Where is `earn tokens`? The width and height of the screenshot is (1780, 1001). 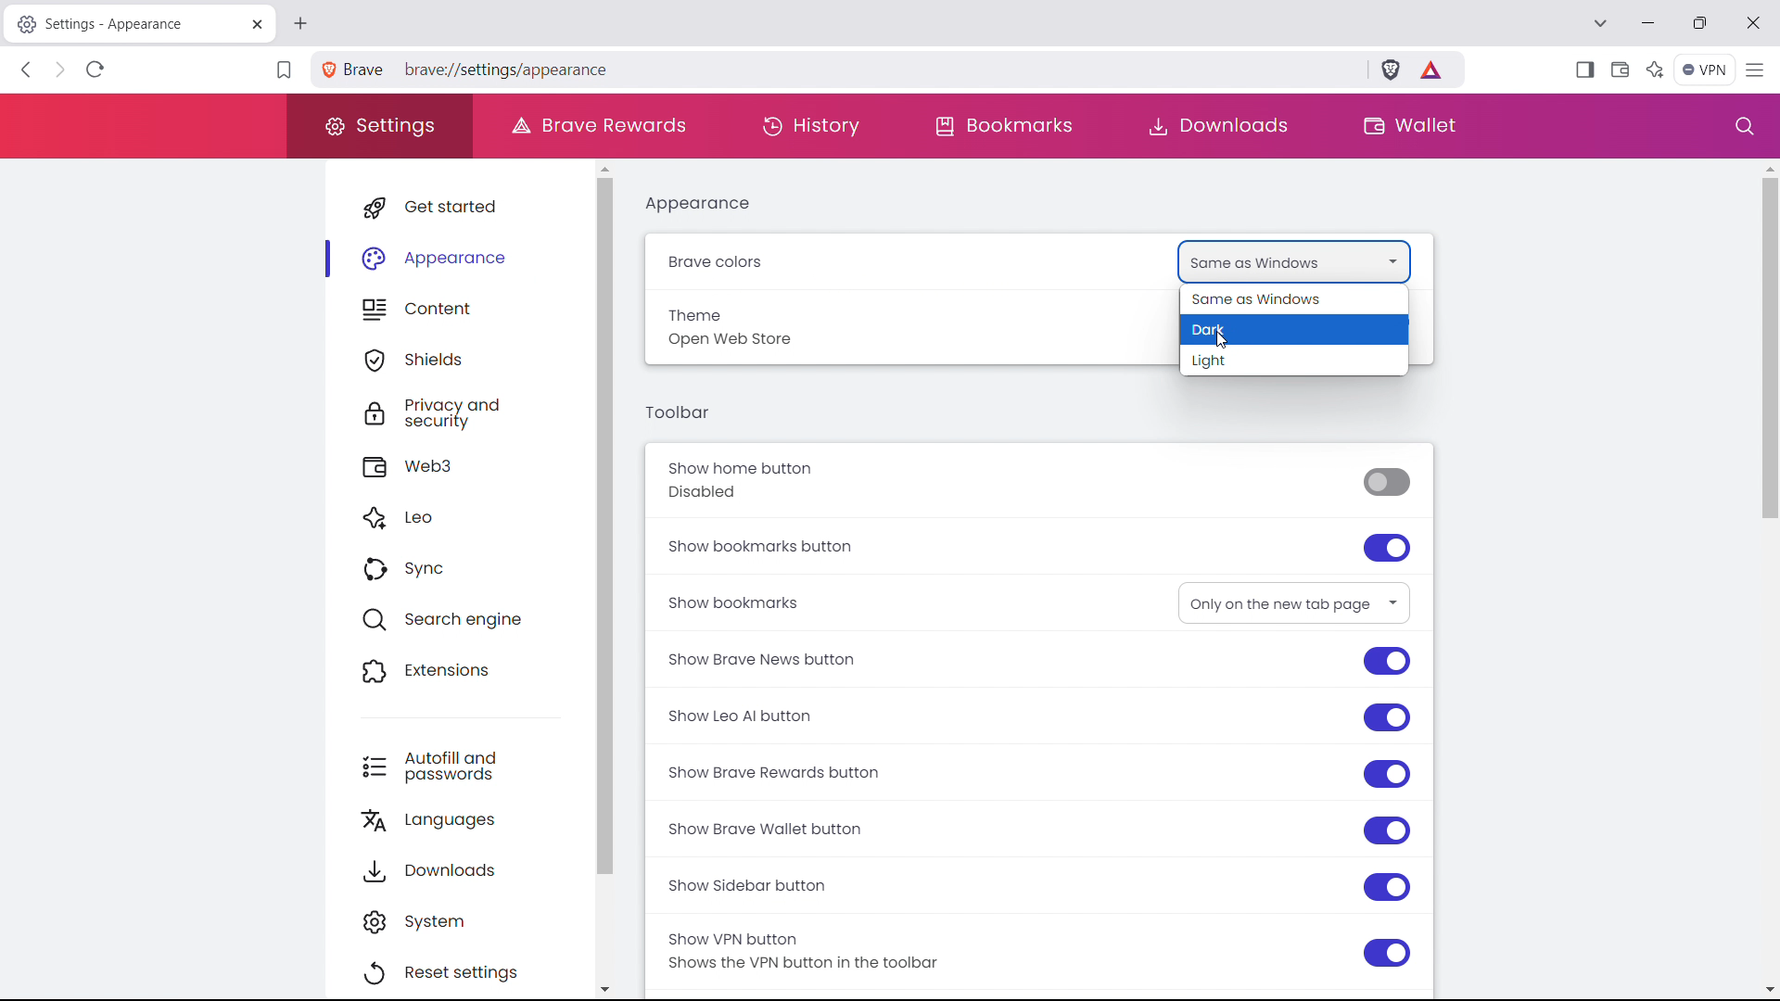 earn tokens is located at coordinates (1433, 70).